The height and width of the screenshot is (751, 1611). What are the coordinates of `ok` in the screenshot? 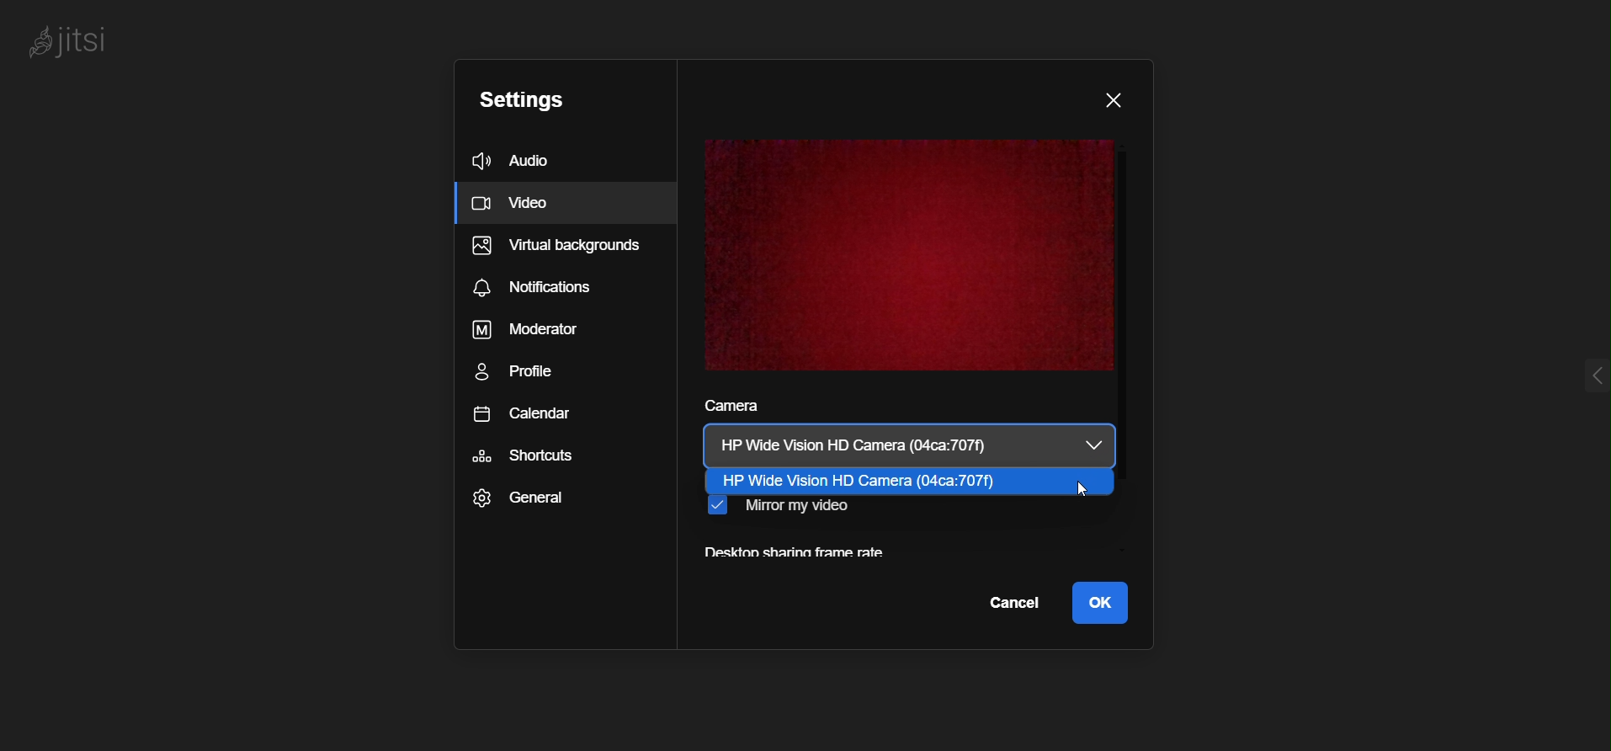 It's located at (1102, 601).